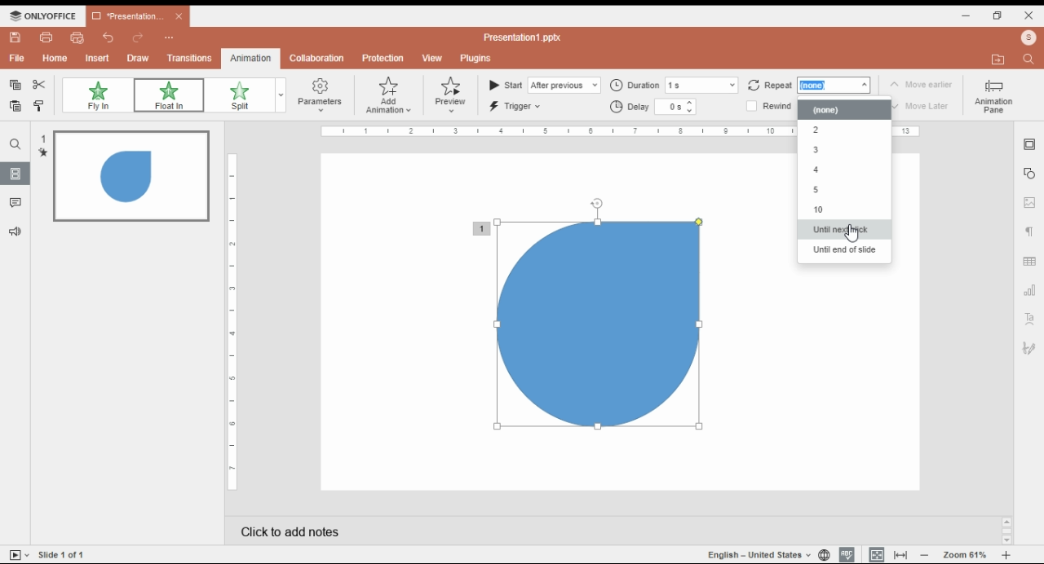 Image resolution: width=1044 pixels, height=564 pixels. I want to click on zoom 61%, so click(966, 555).